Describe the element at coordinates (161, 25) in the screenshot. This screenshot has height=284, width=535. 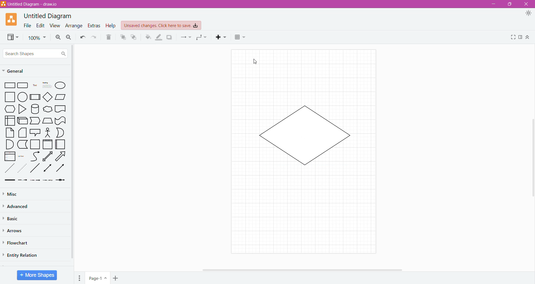
I see `Unsaved Changes. Click here to save` at that location.